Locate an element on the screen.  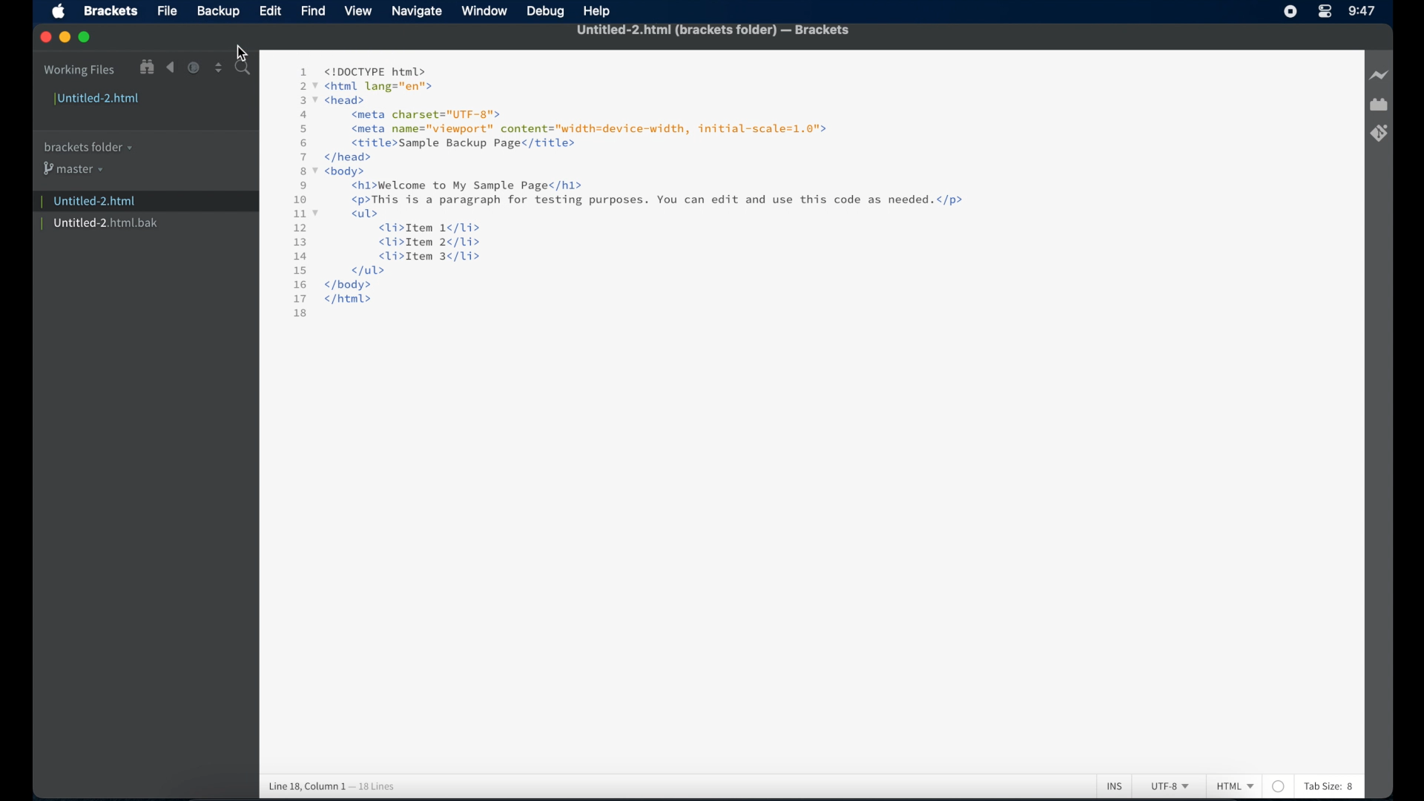
navigate forward is located at coordinates (192, 67).